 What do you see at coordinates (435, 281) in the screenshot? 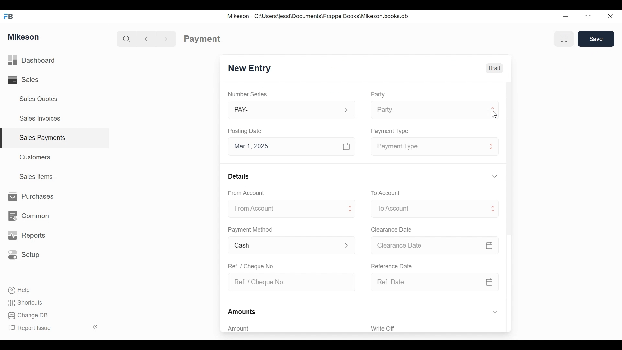
I see `Ref. Date` at bounding box center [435, 281].